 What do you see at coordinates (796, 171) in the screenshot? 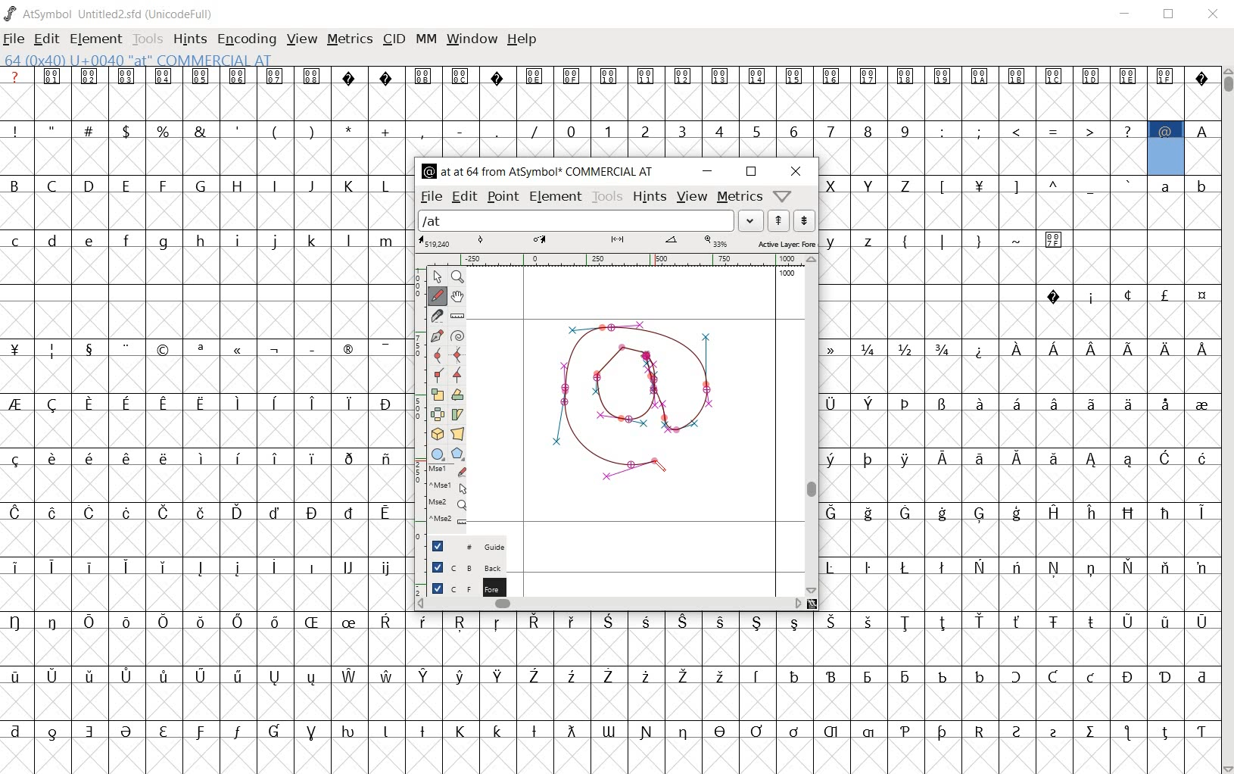
I see `close` at bounding box center [796, 171].